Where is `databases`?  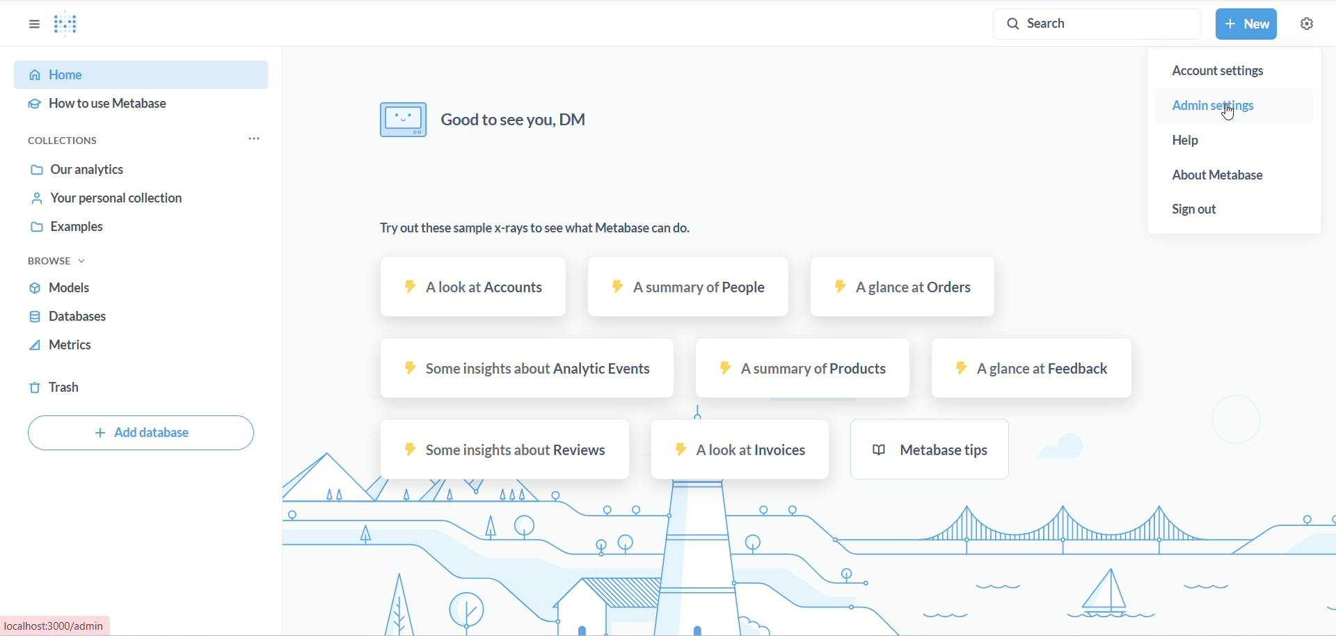
databases is located at coordinates (67, 319).